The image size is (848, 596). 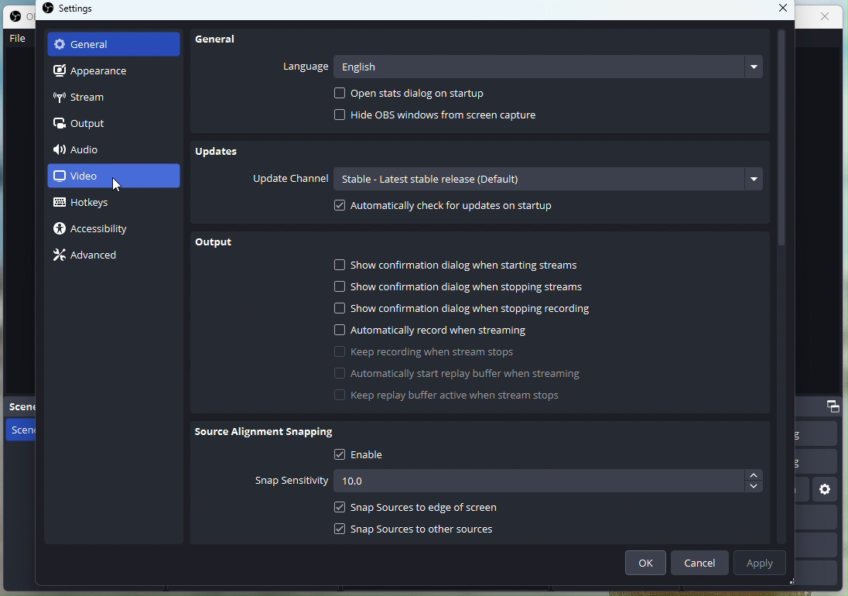 What do you see at coordinates (409, 93) in the screenshot?
I see `Open stats dialog on startup` at bounding box center [409, 93].